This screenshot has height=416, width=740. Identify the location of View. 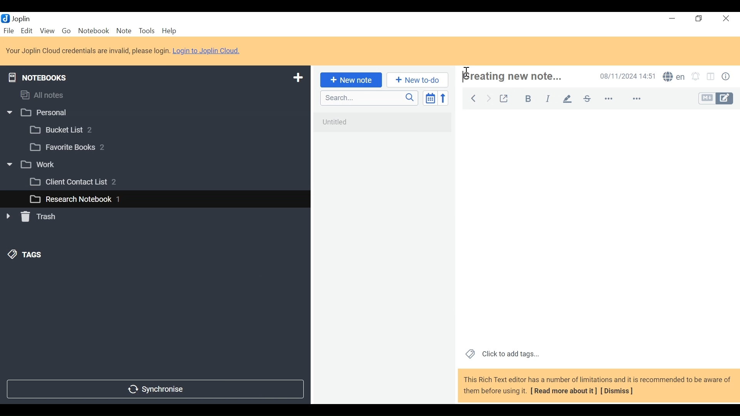
(47, 30).